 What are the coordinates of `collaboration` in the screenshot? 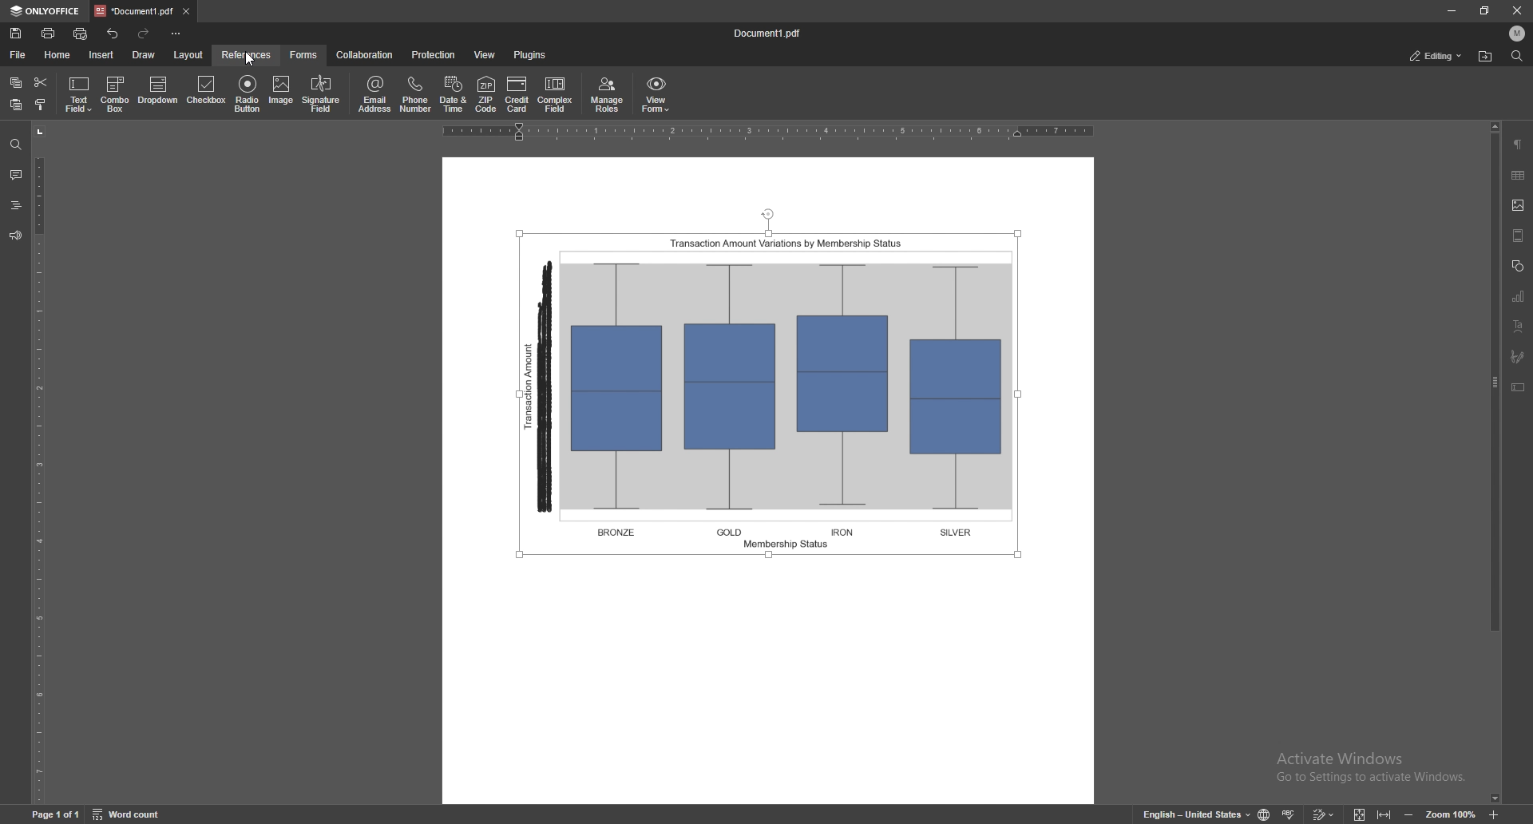 It's located at (366, 55).